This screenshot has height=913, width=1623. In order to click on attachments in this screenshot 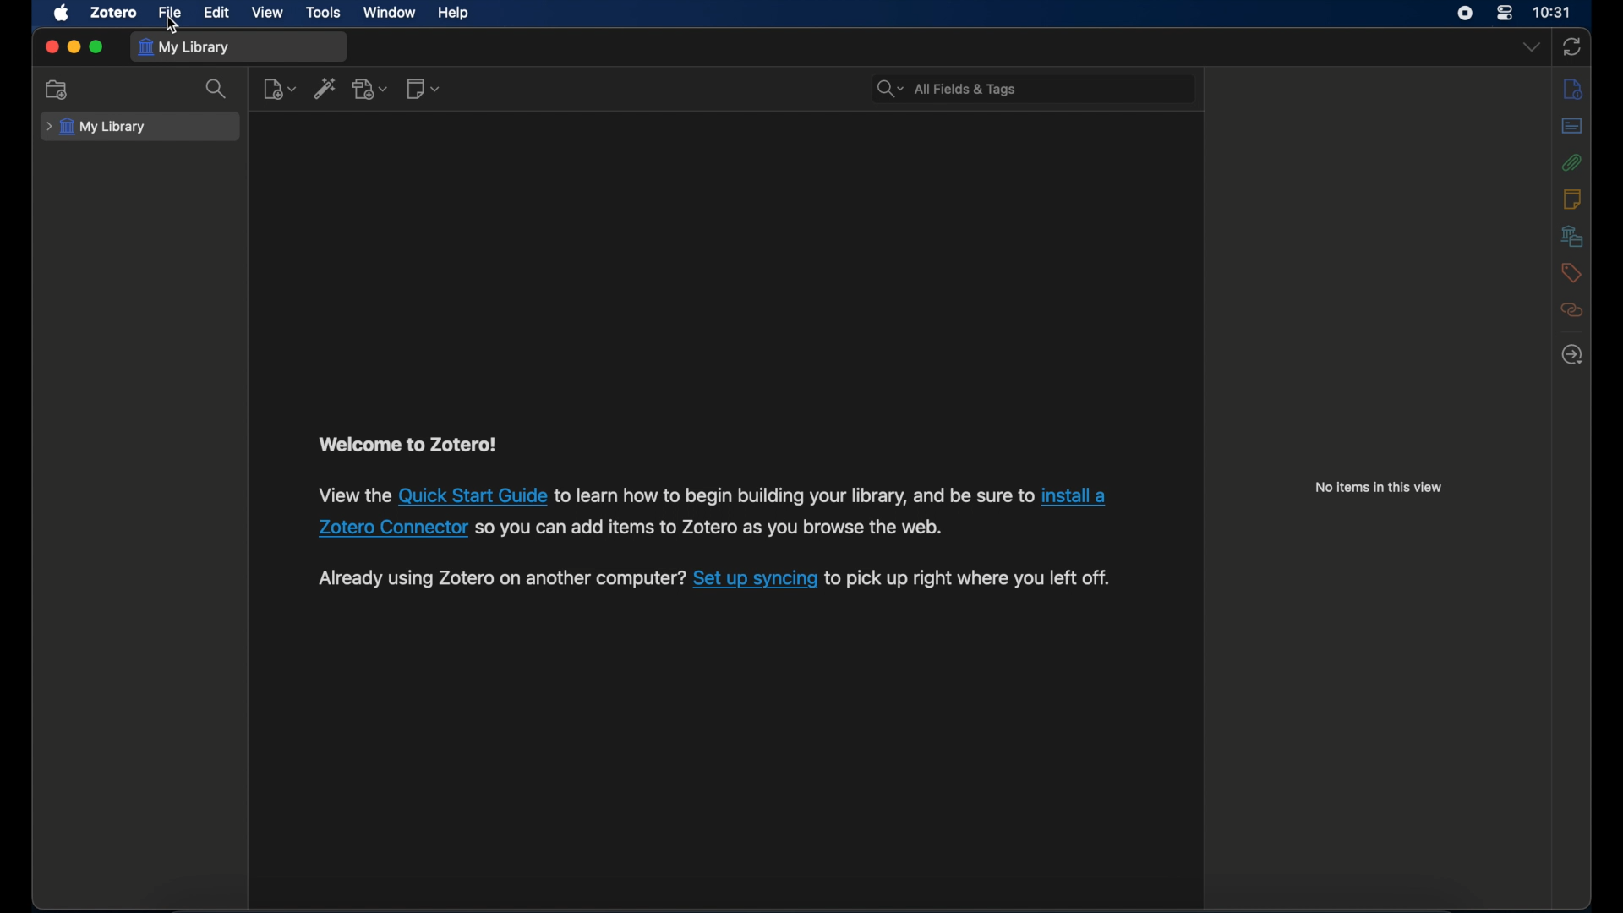, I will do `click(1572, 163)`.